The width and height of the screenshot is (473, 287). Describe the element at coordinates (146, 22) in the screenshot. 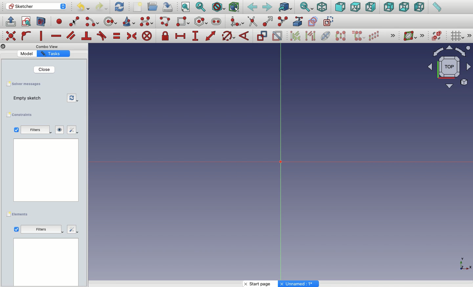

I see `B-spline` at that location.